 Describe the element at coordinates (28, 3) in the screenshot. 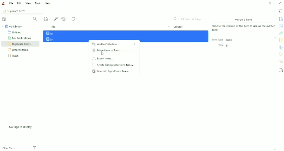

I see `View` at that location.